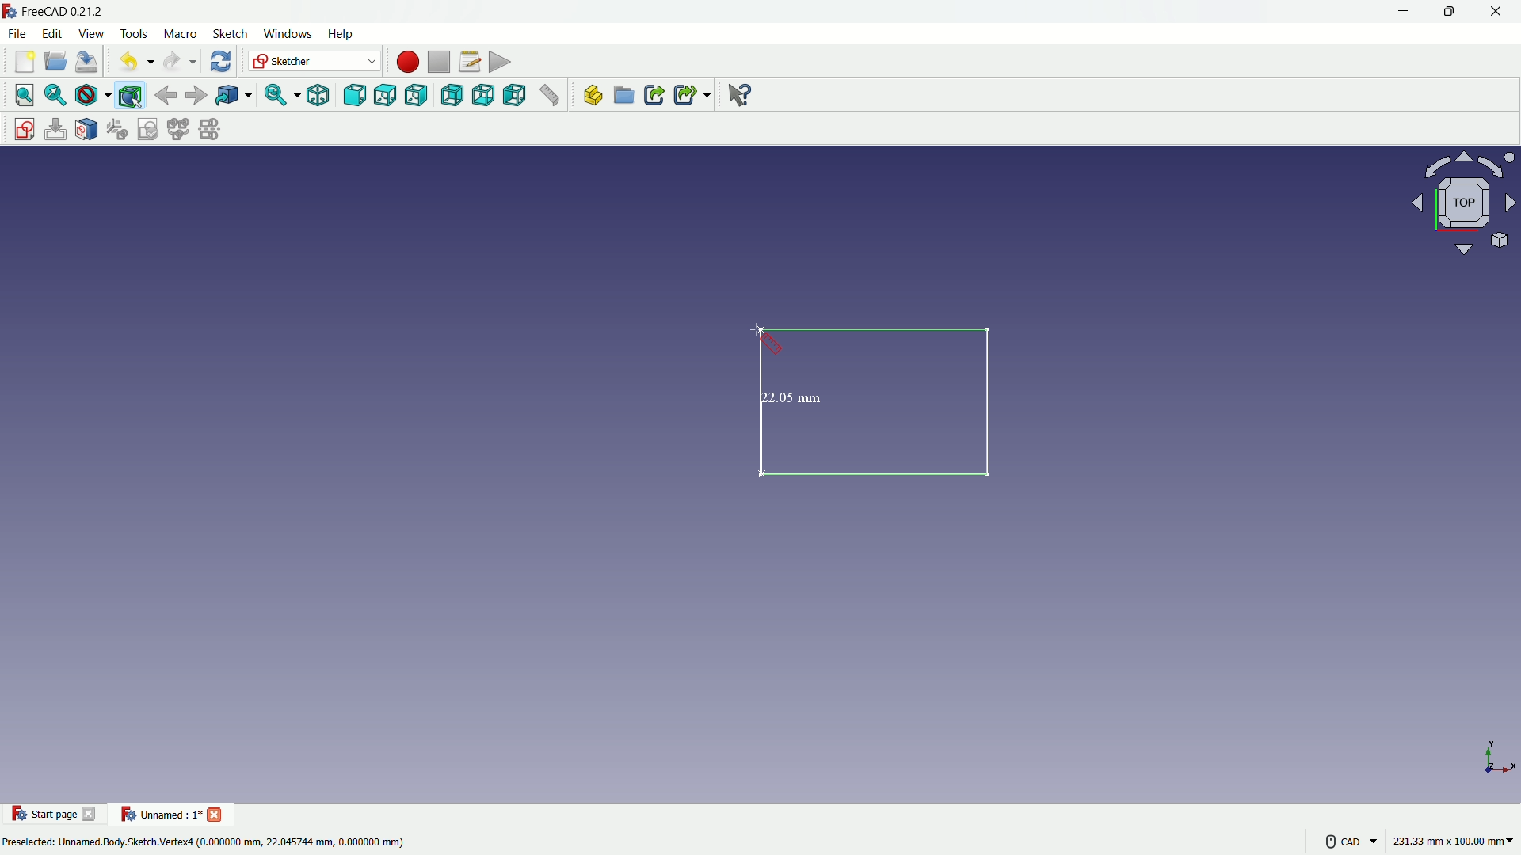 Image resolution: width=1521 pixels, height=855 pixels. I want to click on undo, so click(132, 63).